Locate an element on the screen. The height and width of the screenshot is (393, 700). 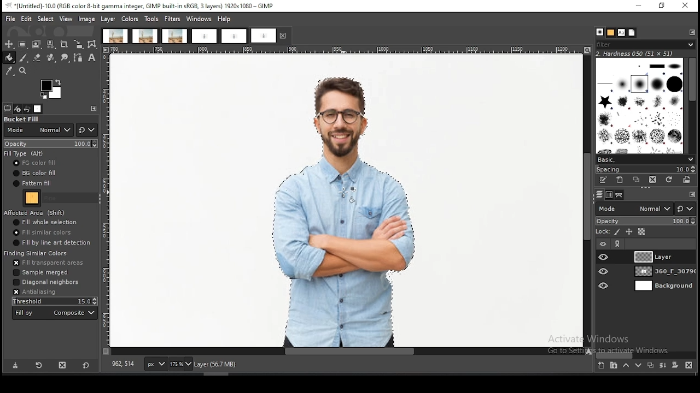
scale is located at coordinates (106, 201).